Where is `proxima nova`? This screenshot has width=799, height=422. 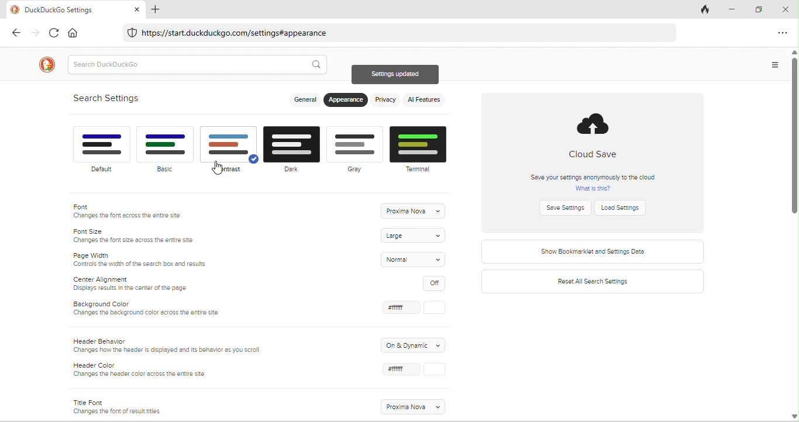 proxima nova is located at coordinates (414, 406).